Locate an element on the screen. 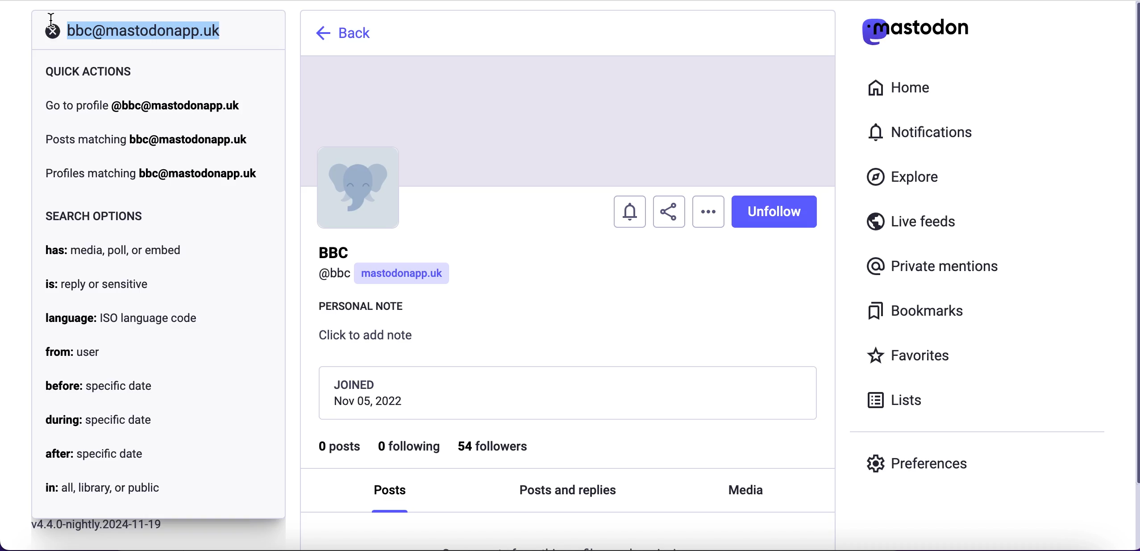 This screenshot has width=1140, height=551. media is located at coordinates (744, 491).